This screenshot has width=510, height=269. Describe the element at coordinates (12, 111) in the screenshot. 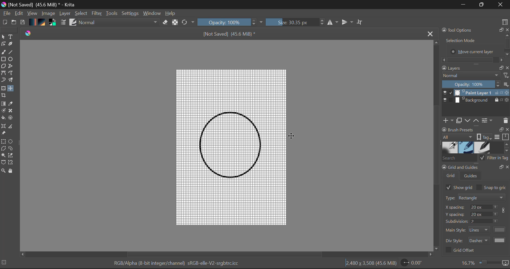

I see `Smart Patch Tool` at that location.